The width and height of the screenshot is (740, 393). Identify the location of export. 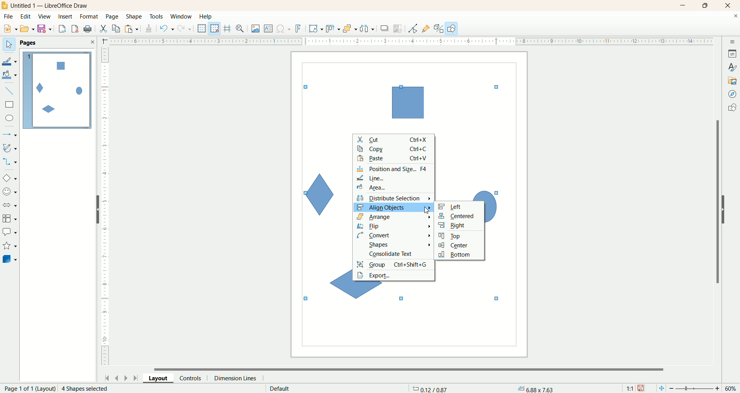
(62, 27).